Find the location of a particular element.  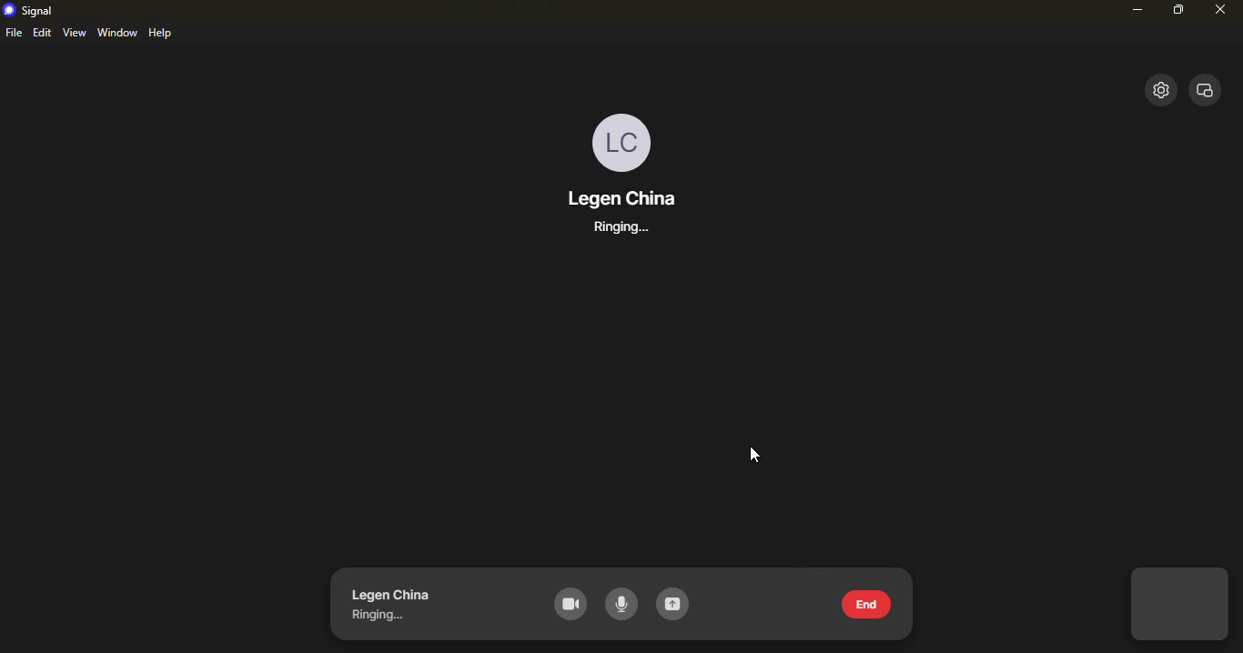

ringing... is located at coordinates (611, 228).